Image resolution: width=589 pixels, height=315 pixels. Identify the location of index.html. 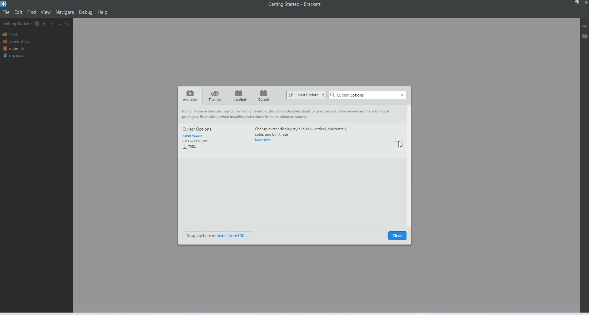
(15, 48).